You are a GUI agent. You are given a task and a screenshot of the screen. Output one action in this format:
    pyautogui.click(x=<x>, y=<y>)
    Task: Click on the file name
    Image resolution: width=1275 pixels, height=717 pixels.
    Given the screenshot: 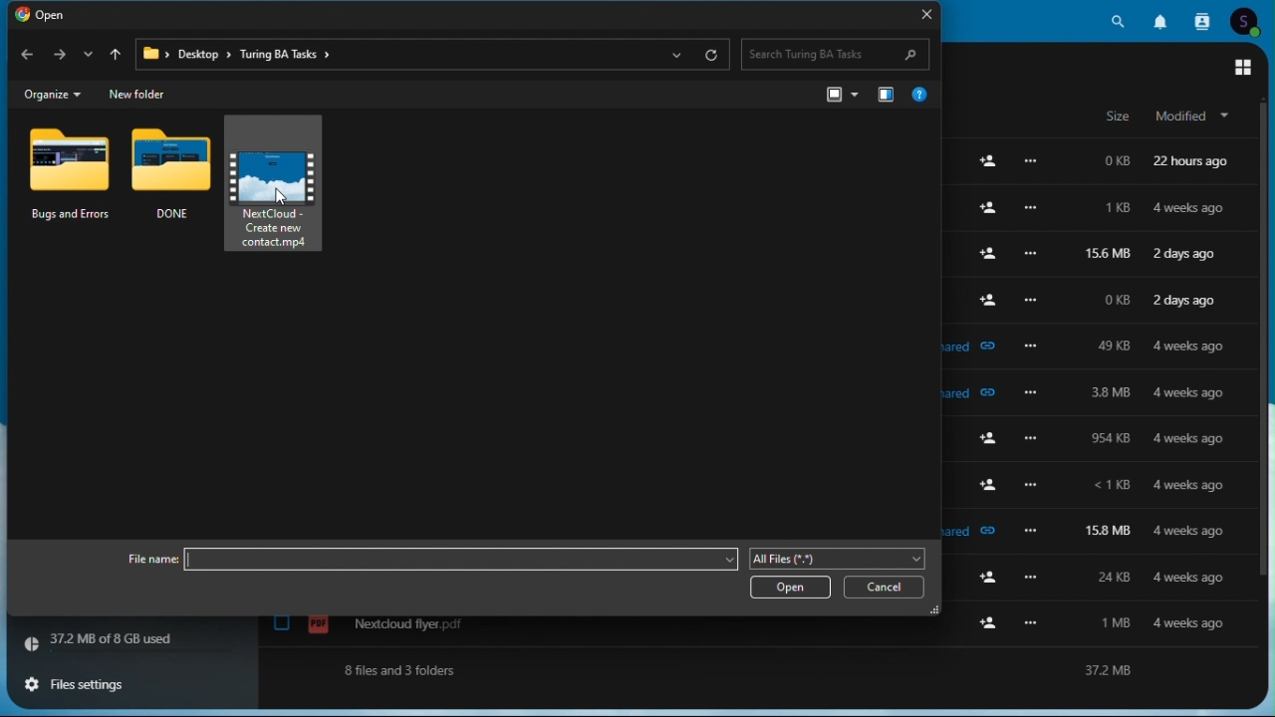 What is the action you would take?
    pyautogui.click(x=430, y=560)
    